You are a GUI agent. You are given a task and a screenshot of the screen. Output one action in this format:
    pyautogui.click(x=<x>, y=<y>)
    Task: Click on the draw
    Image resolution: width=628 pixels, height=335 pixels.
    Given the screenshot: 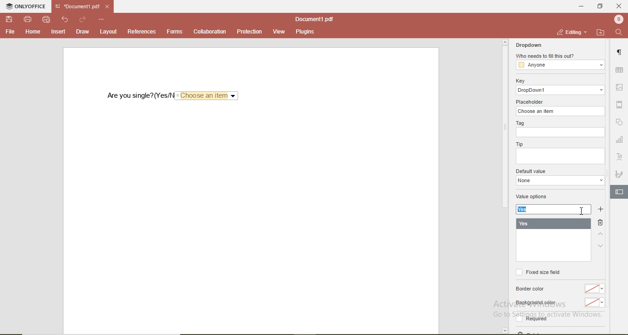 What is the action you would take?
    pyautogui.click(x=82, y=32)
    